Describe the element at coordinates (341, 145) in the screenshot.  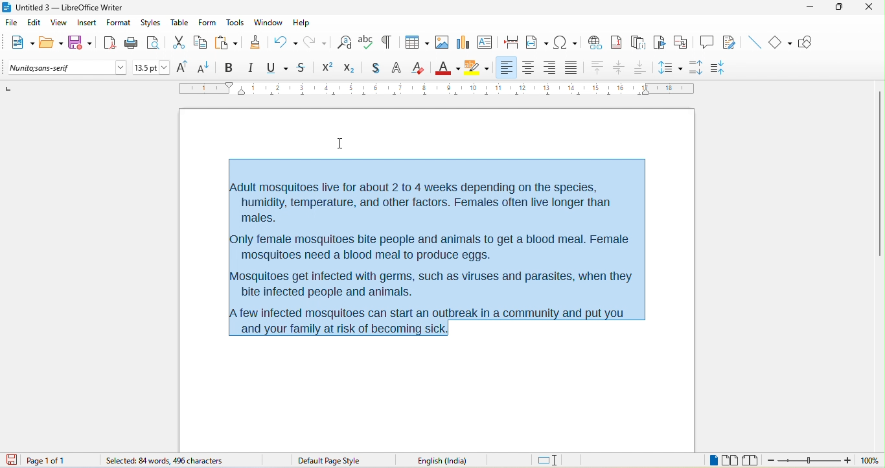
I see `cursor movement` at that location.